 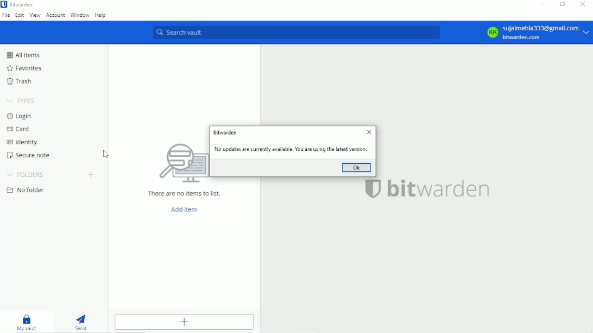 I want to click on Send, so click(x=84, y=321).